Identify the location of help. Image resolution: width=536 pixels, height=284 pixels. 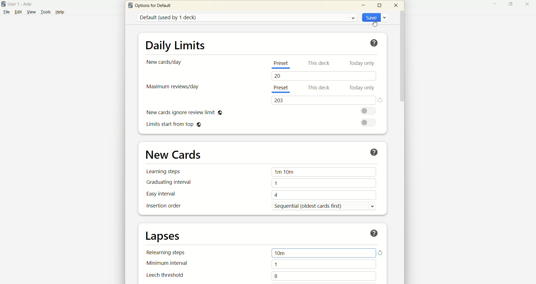
(375, 151).